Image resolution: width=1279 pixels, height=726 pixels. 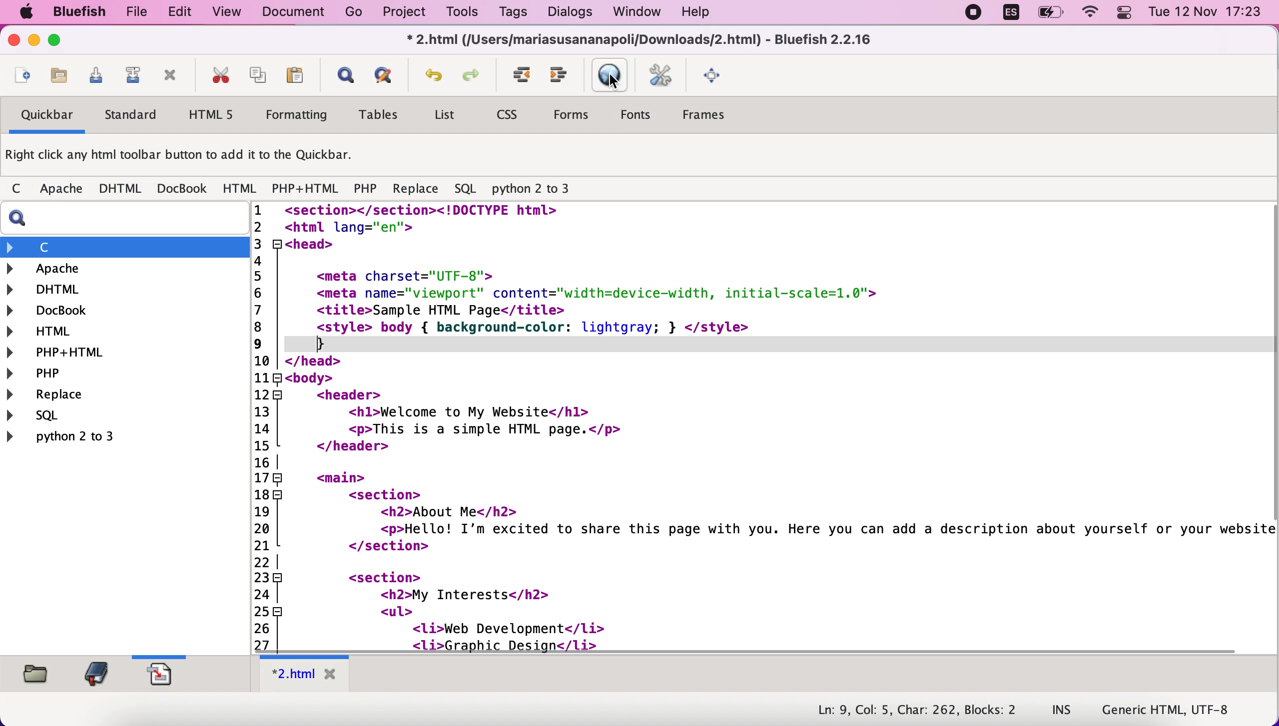 I want to click on sql, so click(x=465, y=187).